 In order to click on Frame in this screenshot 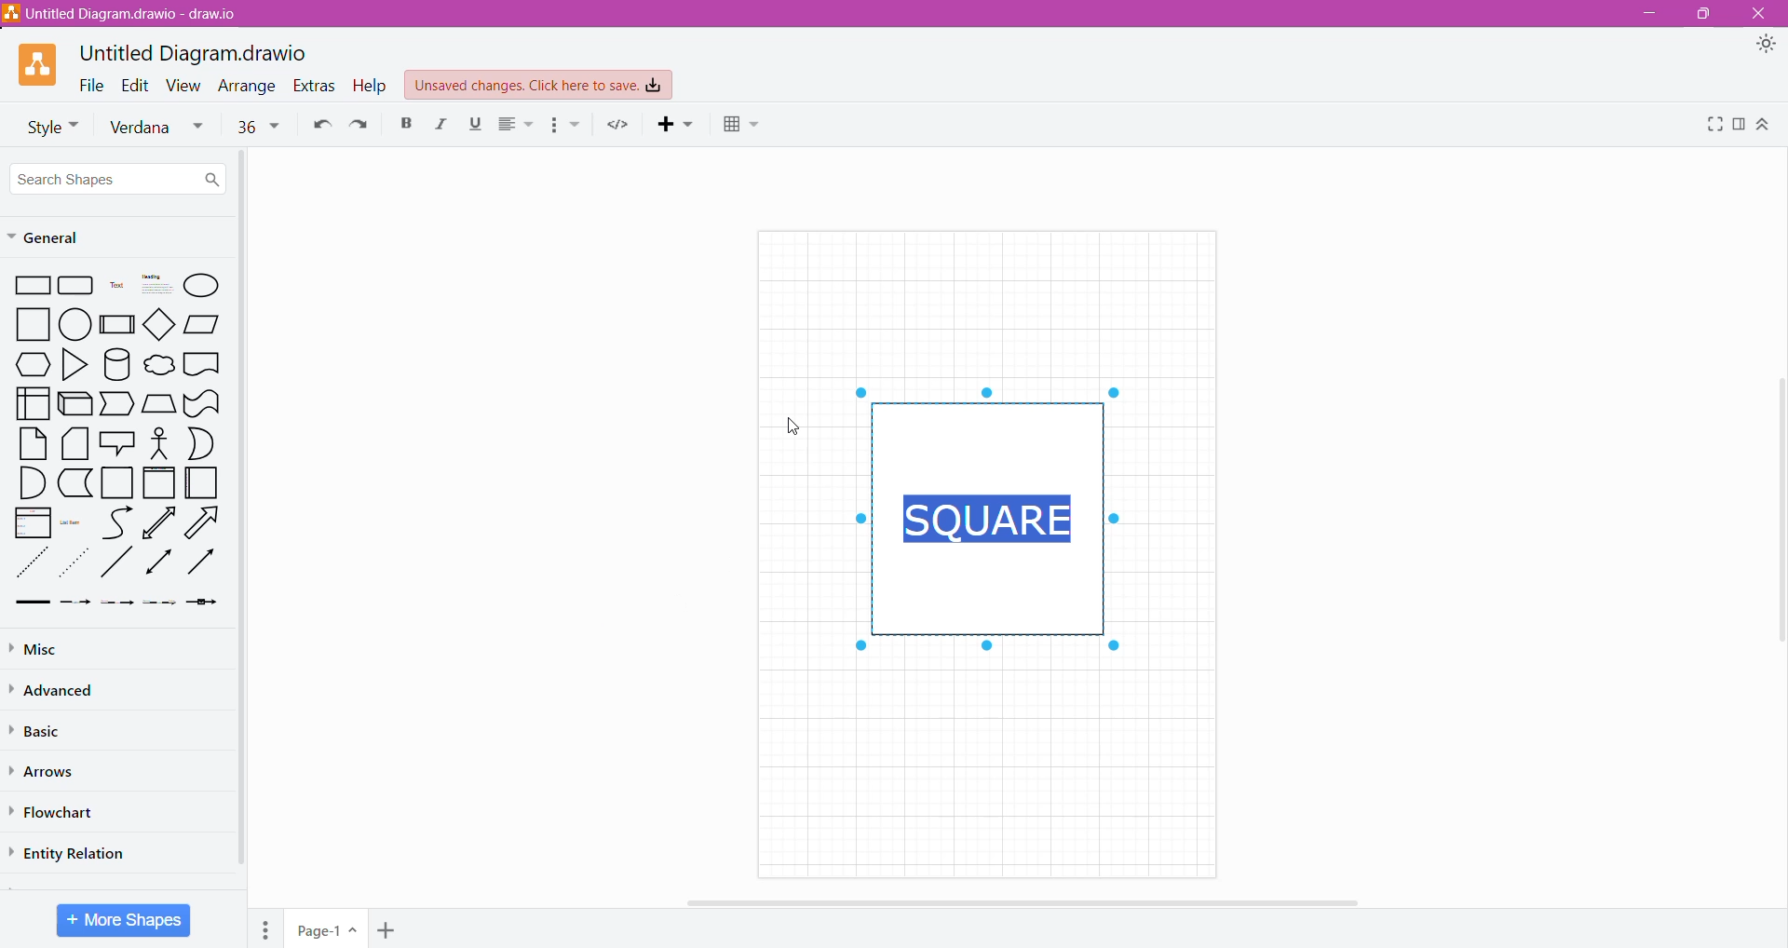, I will do `click(160, 482)`.